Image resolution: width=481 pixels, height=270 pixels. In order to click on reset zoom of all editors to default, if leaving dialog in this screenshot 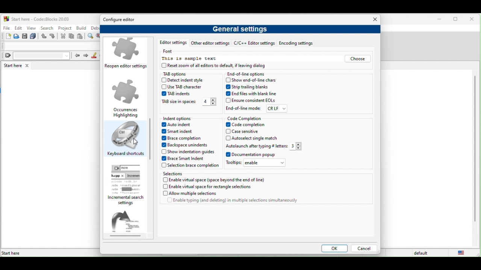, I will do `click(221, 66)`.